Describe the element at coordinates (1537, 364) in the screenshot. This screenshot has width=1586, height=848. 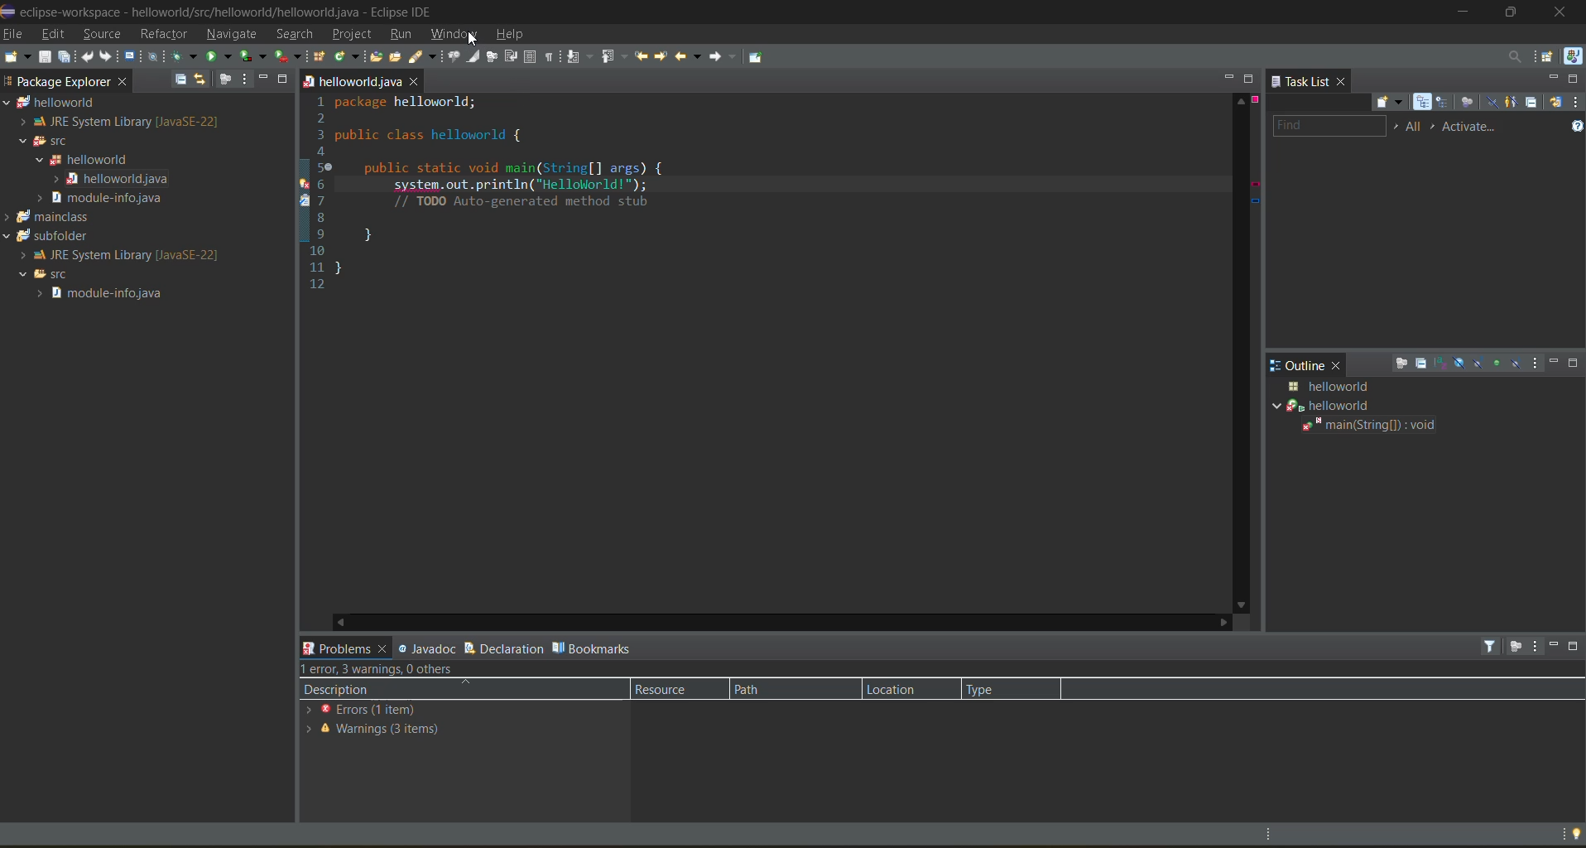
I see `view menu` at that location.